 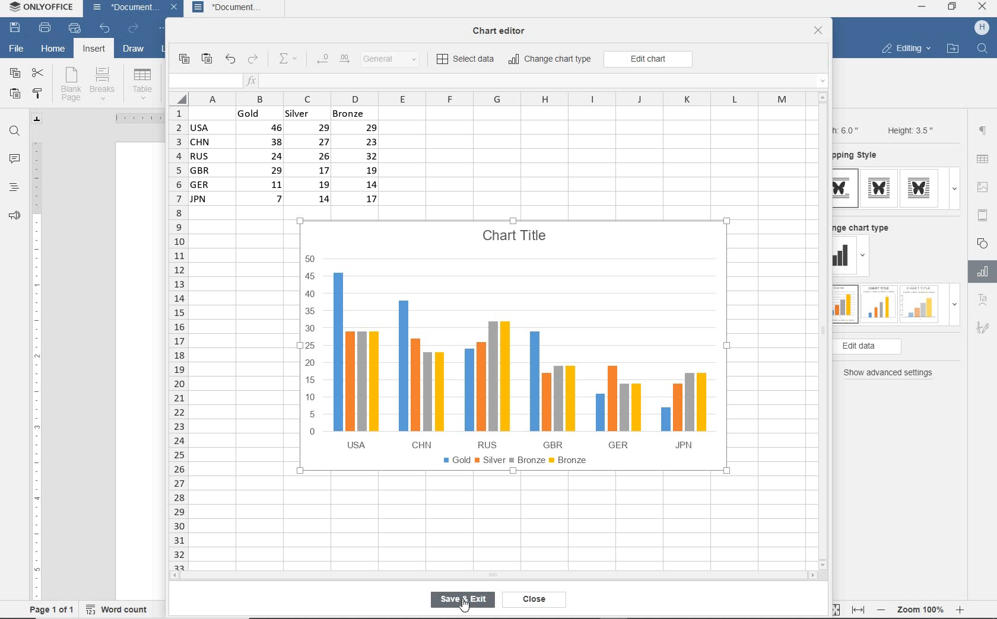 I want to click on change type, so click(x=844, y=256).